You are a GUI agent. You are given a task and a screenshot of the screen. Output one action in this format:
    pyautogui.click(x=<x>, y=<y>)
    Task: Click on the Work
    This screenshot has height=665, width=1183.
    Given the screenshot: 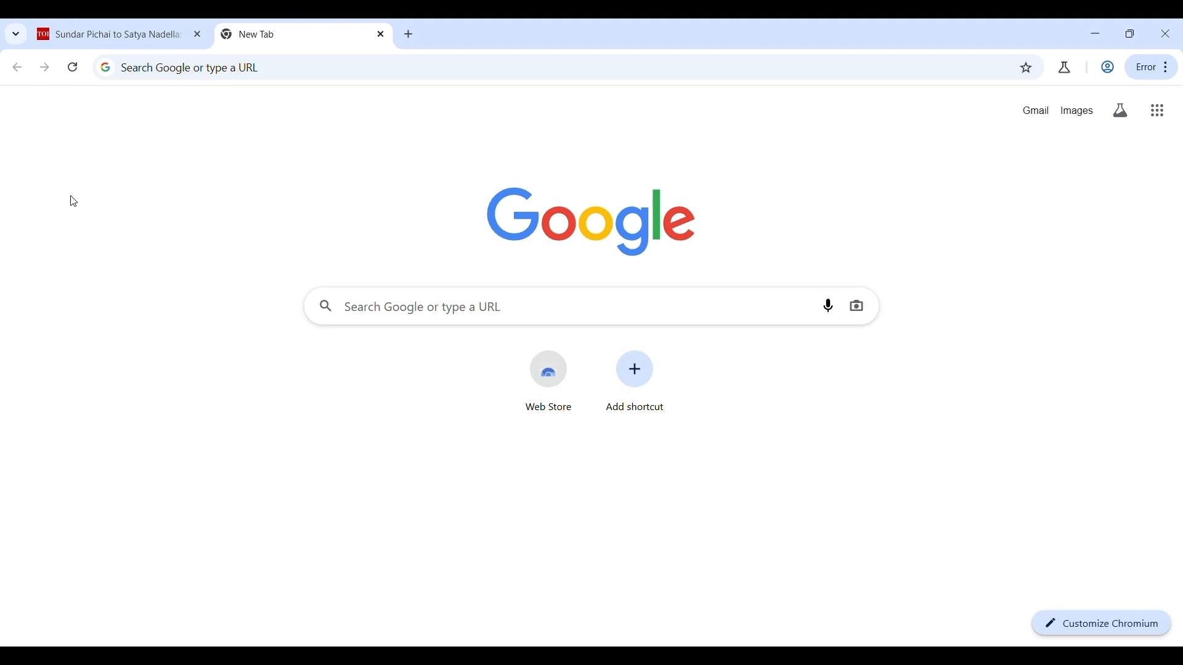 What is the action you would take?
    pyautogui.click(x=1107, y=66)
    